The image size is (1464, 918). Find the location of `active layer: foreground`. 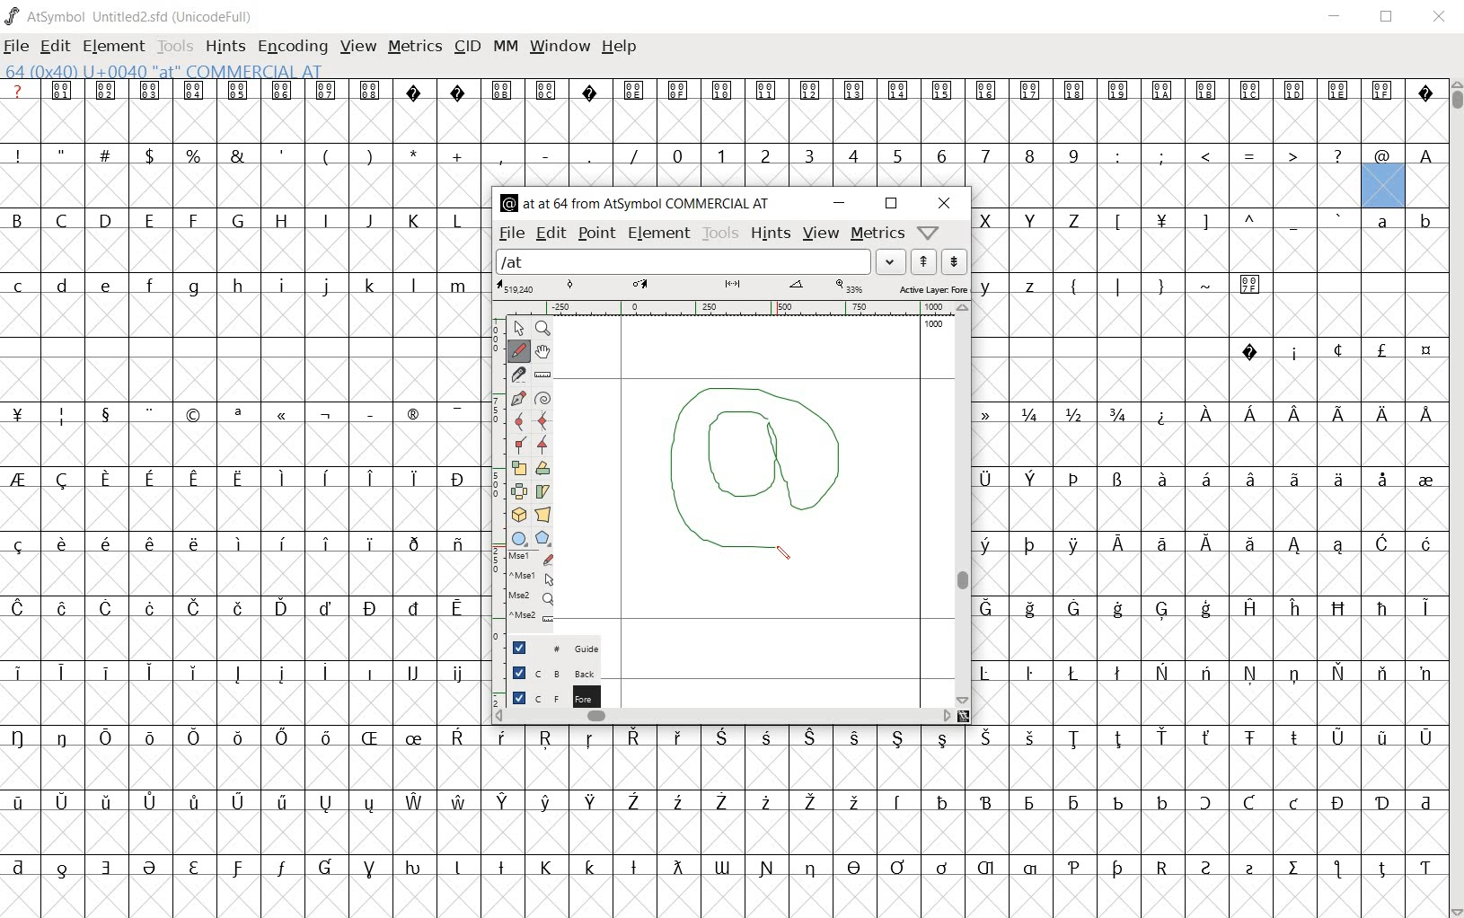

active layer: foreground is located at coordinates (732, 287).